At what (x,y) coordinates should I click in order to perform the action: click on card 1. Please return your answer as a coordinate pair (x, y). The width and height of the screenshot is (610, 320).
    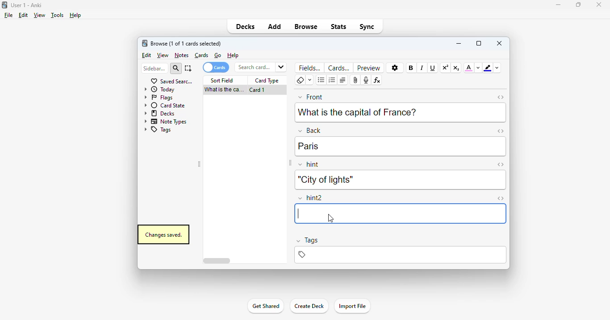
    Looking at the image, I should click on (257, 90).